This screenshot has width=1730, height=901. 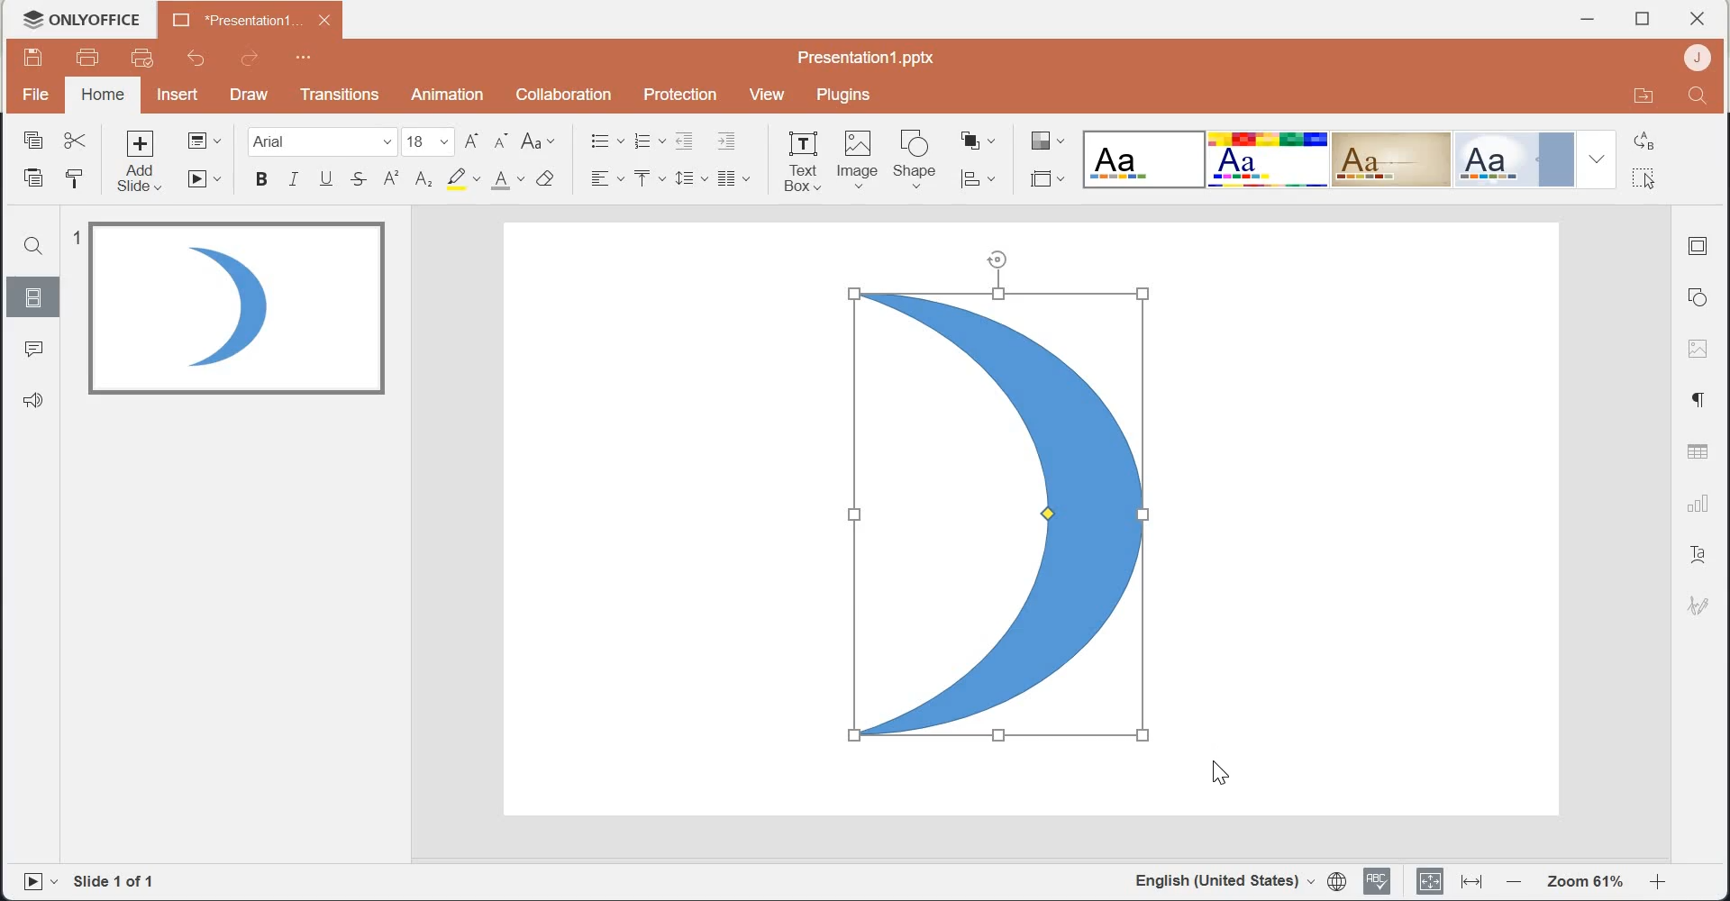 I want to click on Search, so click(x=35, y=245).